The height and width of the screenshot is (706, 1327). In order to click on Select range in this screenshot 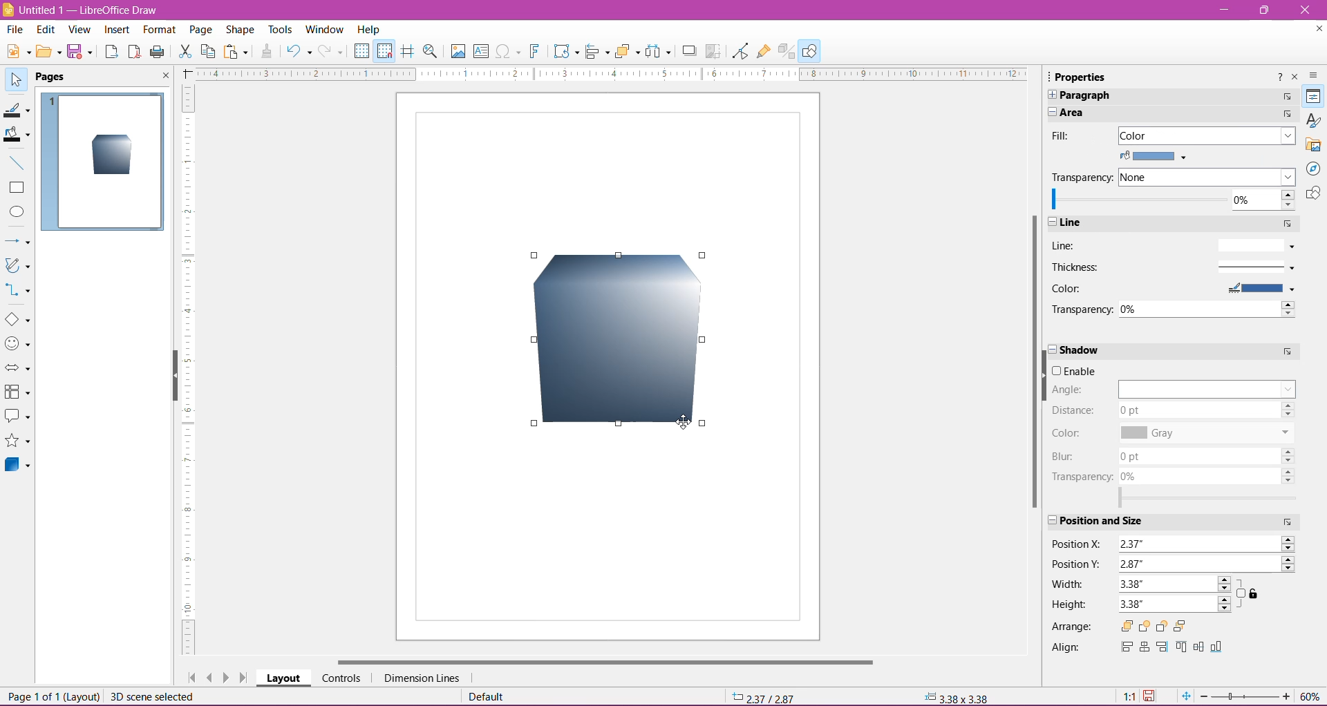, I will do `click(1211, 498)`.